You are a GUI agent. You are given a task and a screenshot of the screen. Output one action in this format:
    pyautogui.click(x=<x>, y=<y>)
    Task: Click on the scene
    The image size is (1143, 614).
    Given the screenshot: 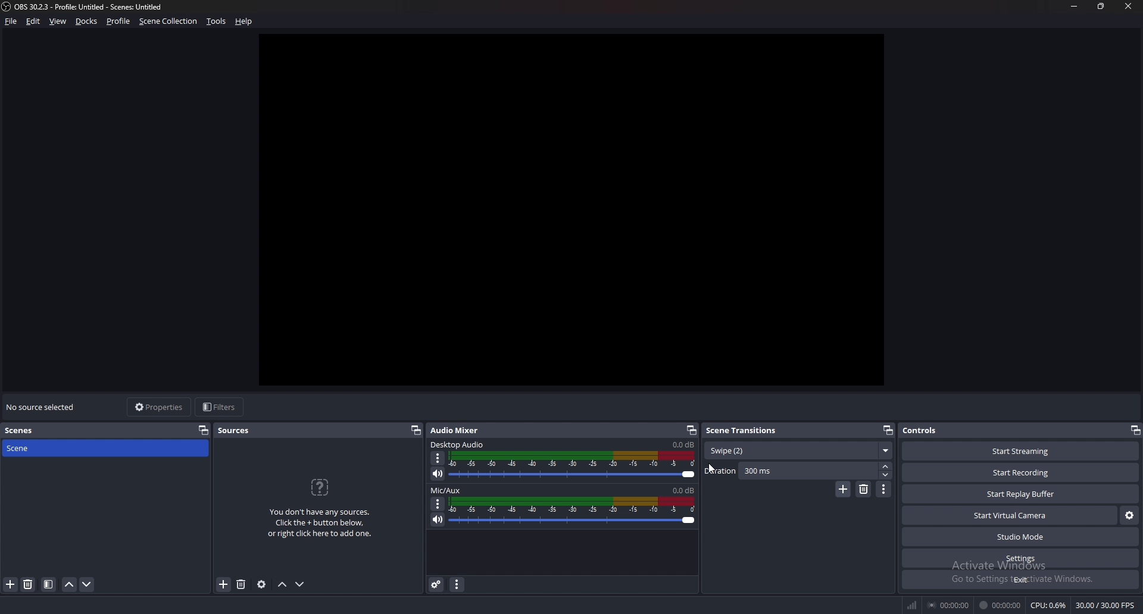 What is the action you would take?
    pyautogui.click(x=39, y=449)
    